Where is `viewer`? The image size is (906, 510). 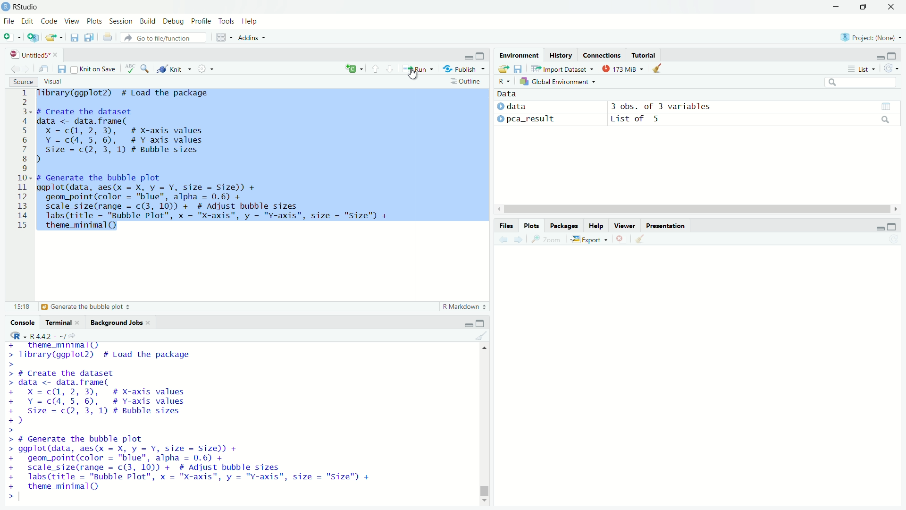 viewer is located at coordinates (625, 226).